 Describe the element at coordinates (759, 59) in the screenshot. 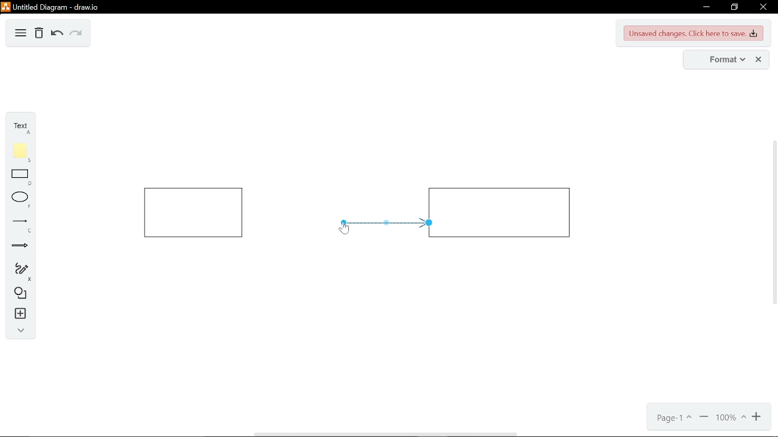

I see `close` at that location.